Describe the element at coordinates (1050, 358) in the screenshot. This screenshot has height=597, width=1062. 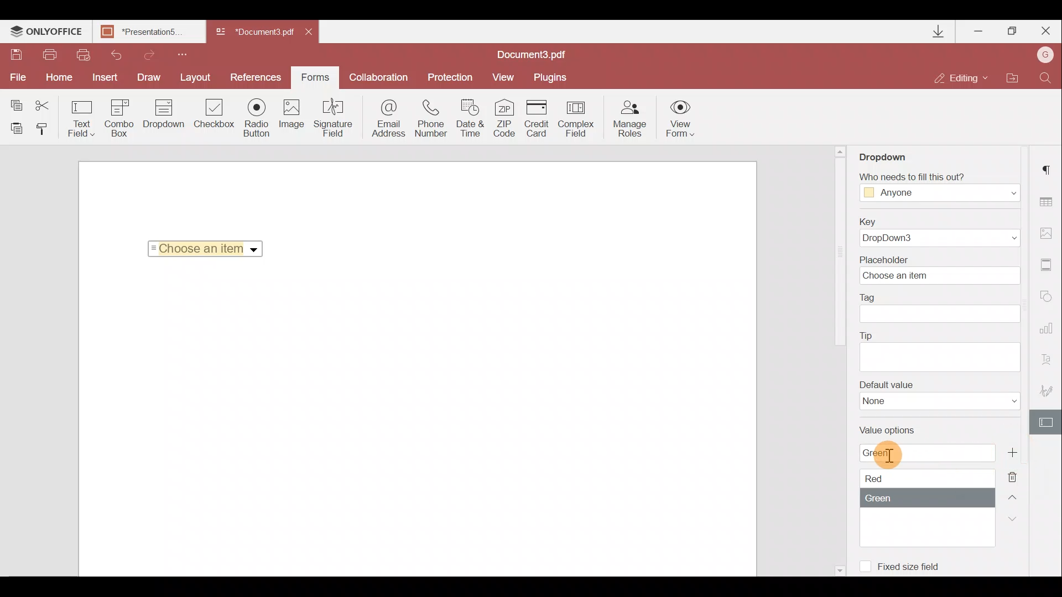
I see `Text Art settings` at that location.